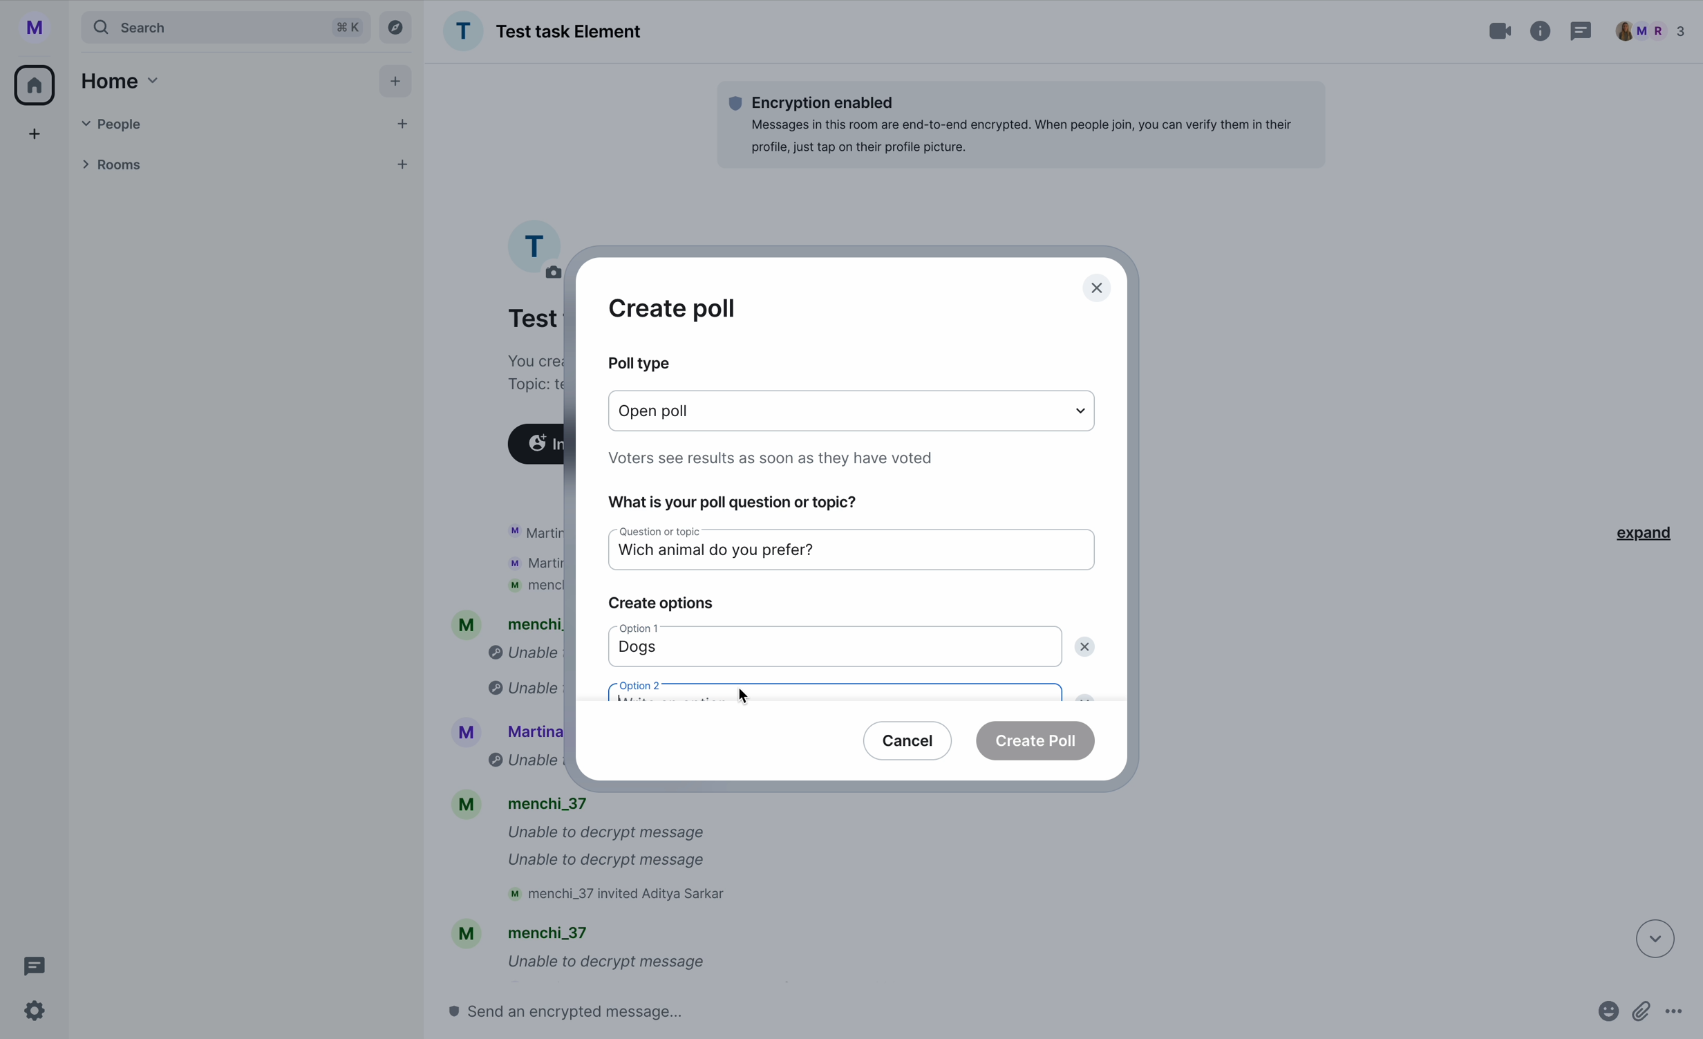 The width and height of the screenshot is (1703, 1039). What do you see at coordinates (1640, 533) in the screenshot?
I see `expand` at bounding box center [1640, 533].